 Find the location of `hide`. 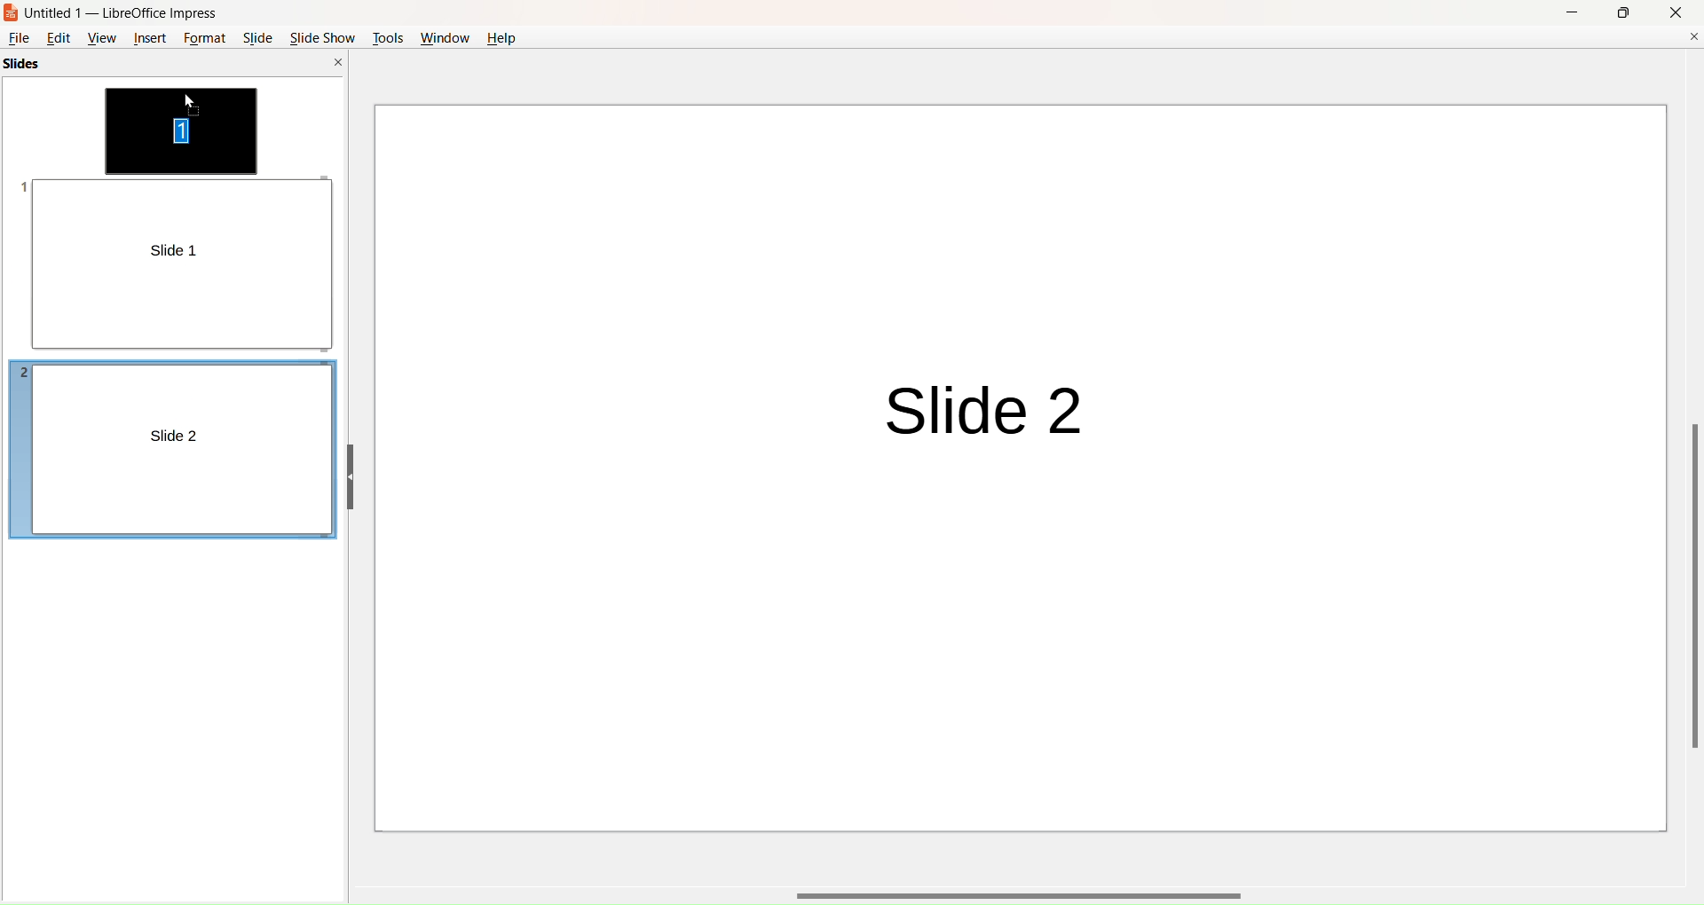

hide is located at coordinates (351, 477).